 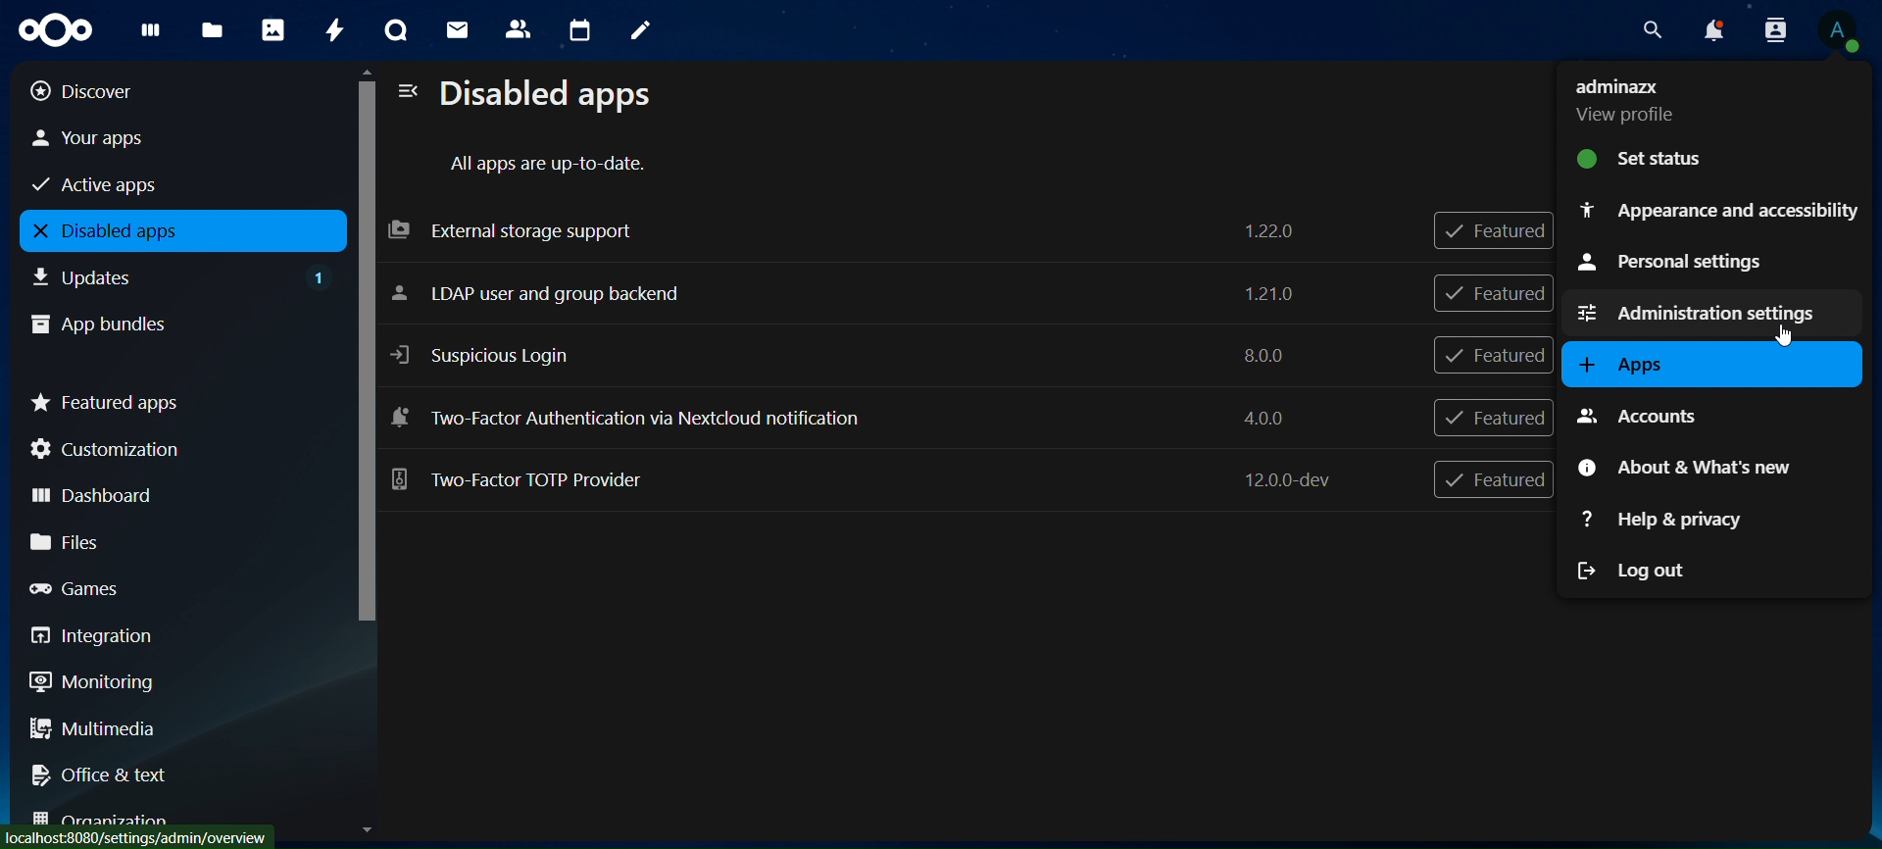 I want to click on disabled apps, so click(x=555, y=96).